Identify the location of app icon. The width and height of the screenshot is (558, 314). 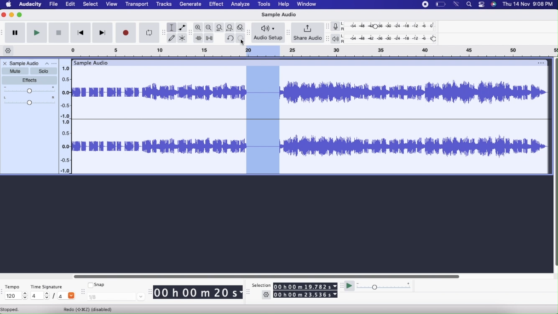
(494, 4).